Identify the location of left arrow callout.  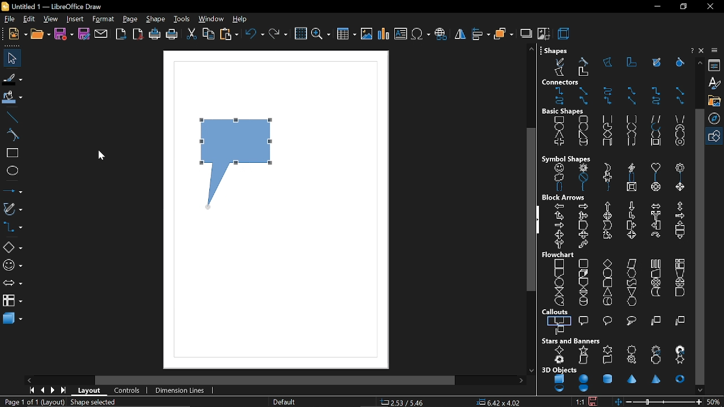
(656, 225).